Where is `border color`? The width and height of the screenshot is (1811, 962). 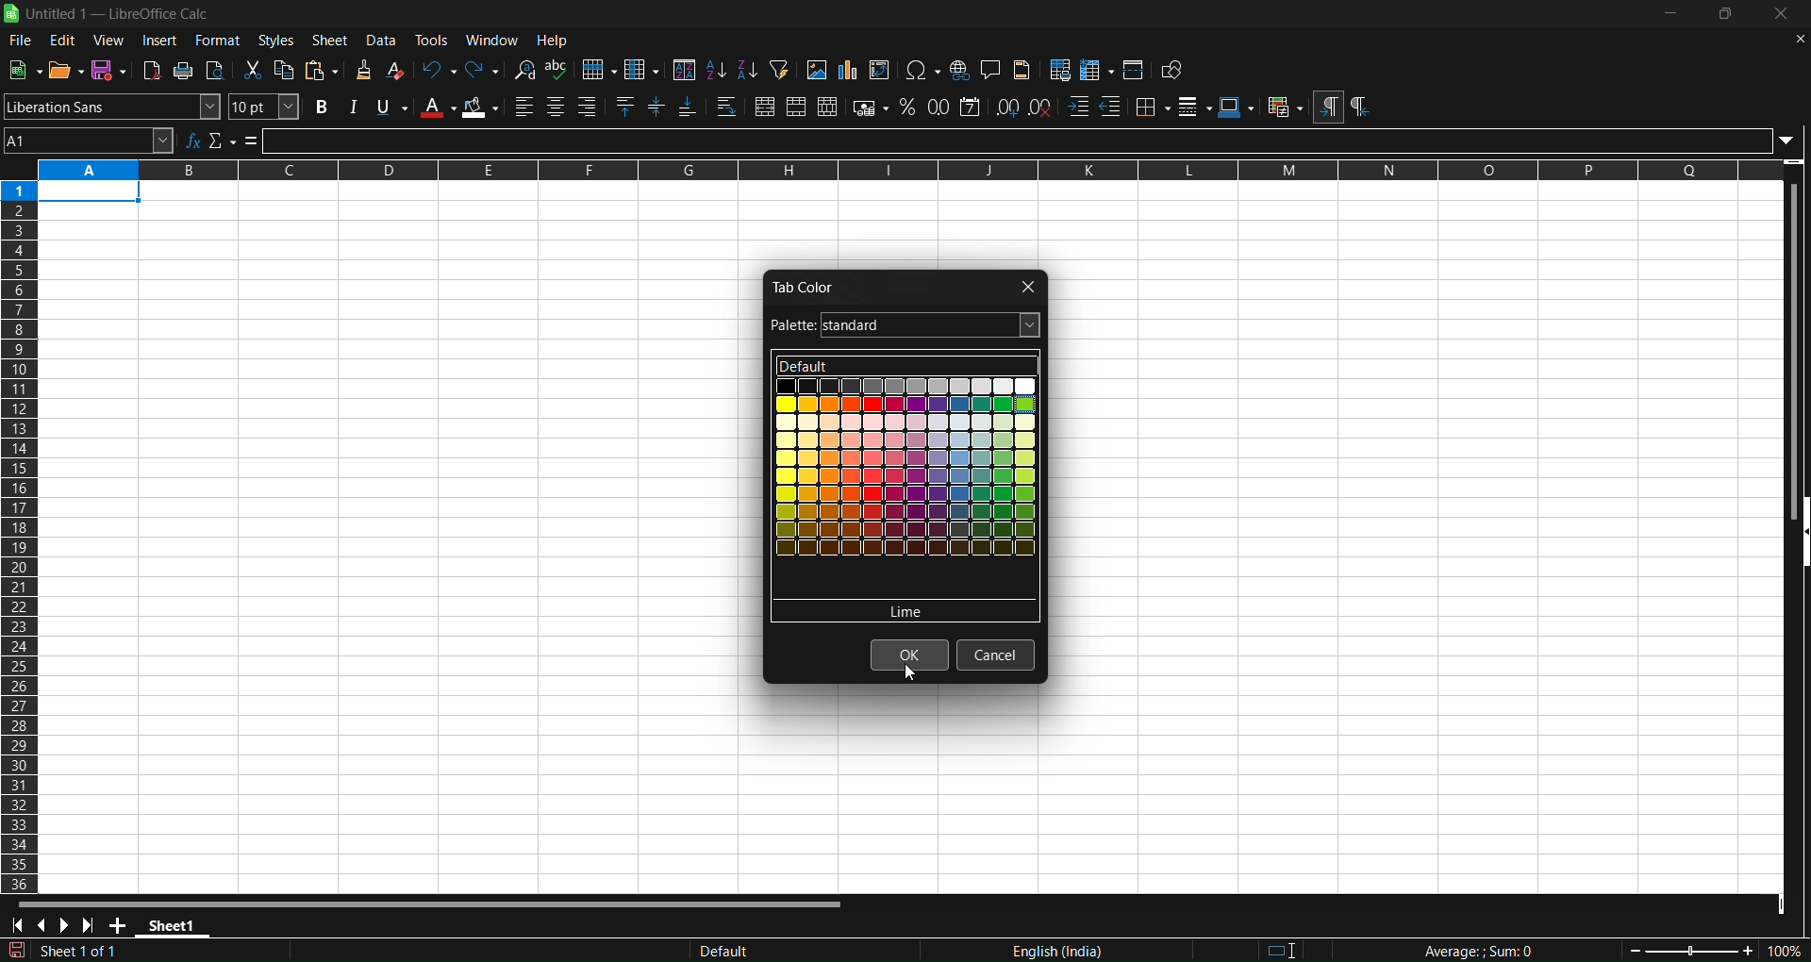
border color is located at coordinates (1237, 107).